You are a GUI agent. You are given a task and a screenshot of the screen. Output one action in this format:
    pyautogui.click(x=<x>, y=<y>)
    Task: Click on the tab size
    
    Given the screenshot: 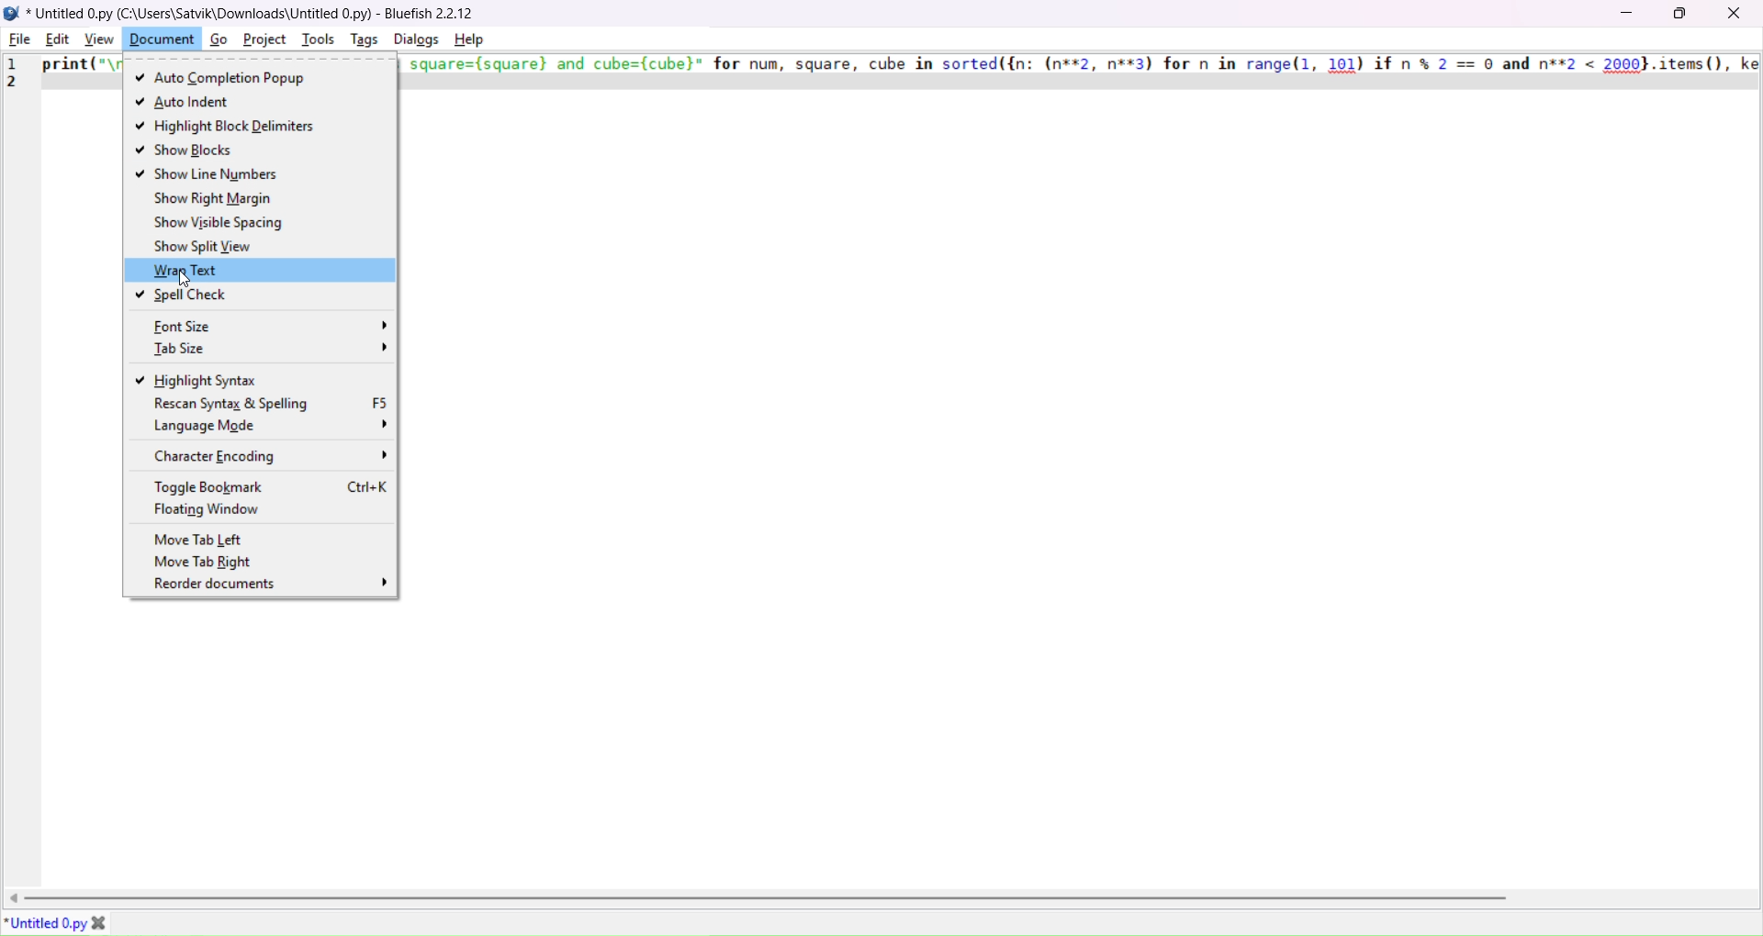 What is the action you would take?
    pyautogui.click(x=263, y=350)
    